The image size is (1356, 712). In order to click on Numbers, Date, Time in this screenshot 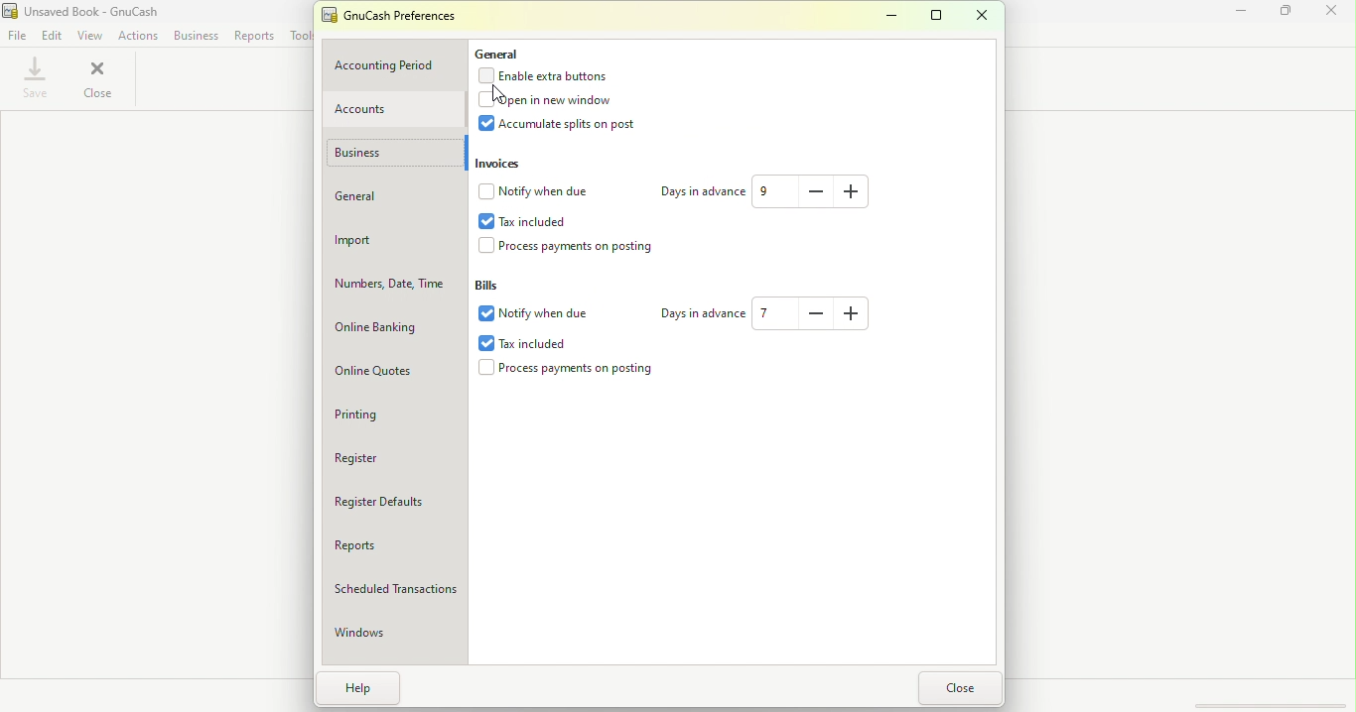, I will do `click(394, 284)`.